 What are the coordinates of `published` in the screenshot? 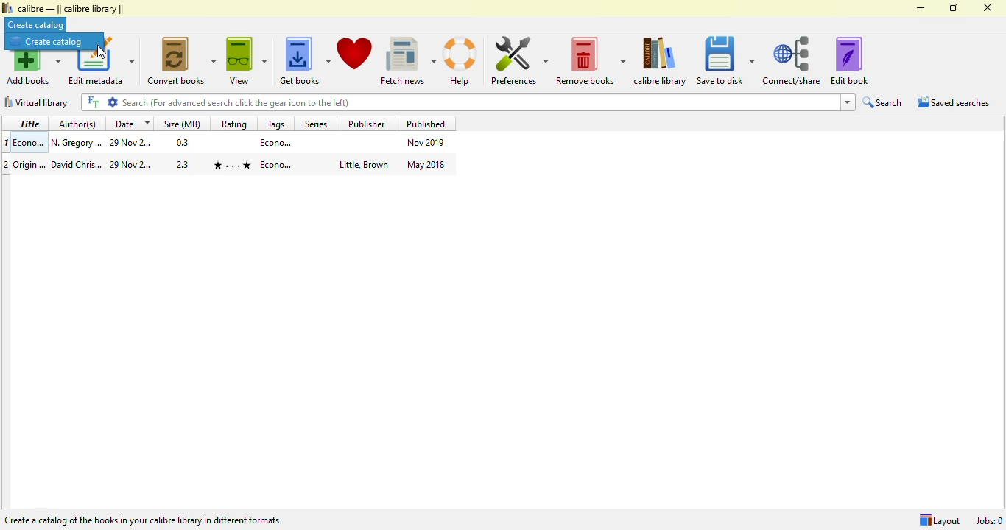 It's located at (426, 123).